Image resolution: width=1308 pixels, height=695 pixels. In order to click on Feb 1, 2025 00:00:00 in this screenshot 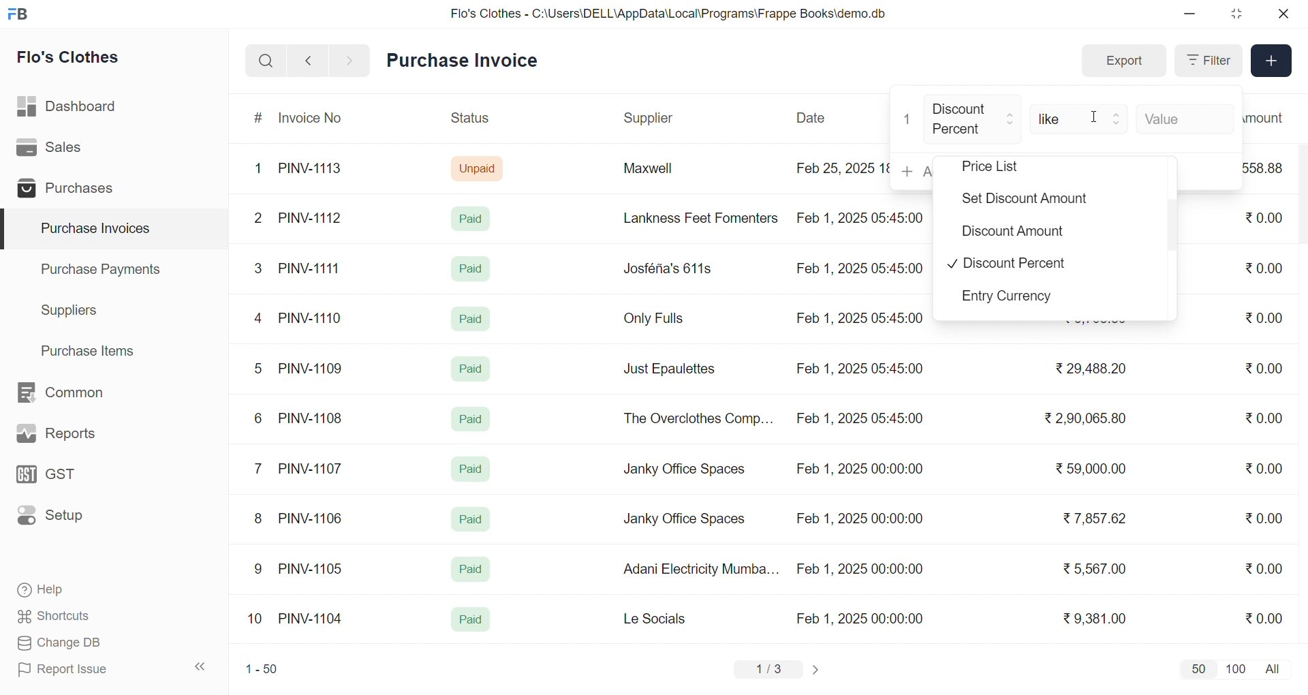, I will do `click(859, 471)`.